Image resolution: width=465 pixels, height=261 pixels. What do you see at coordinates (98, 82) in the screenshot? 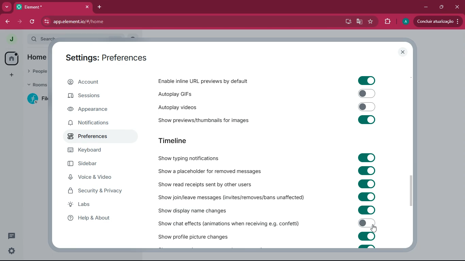
I see `account` at bounding box center [98, 82].